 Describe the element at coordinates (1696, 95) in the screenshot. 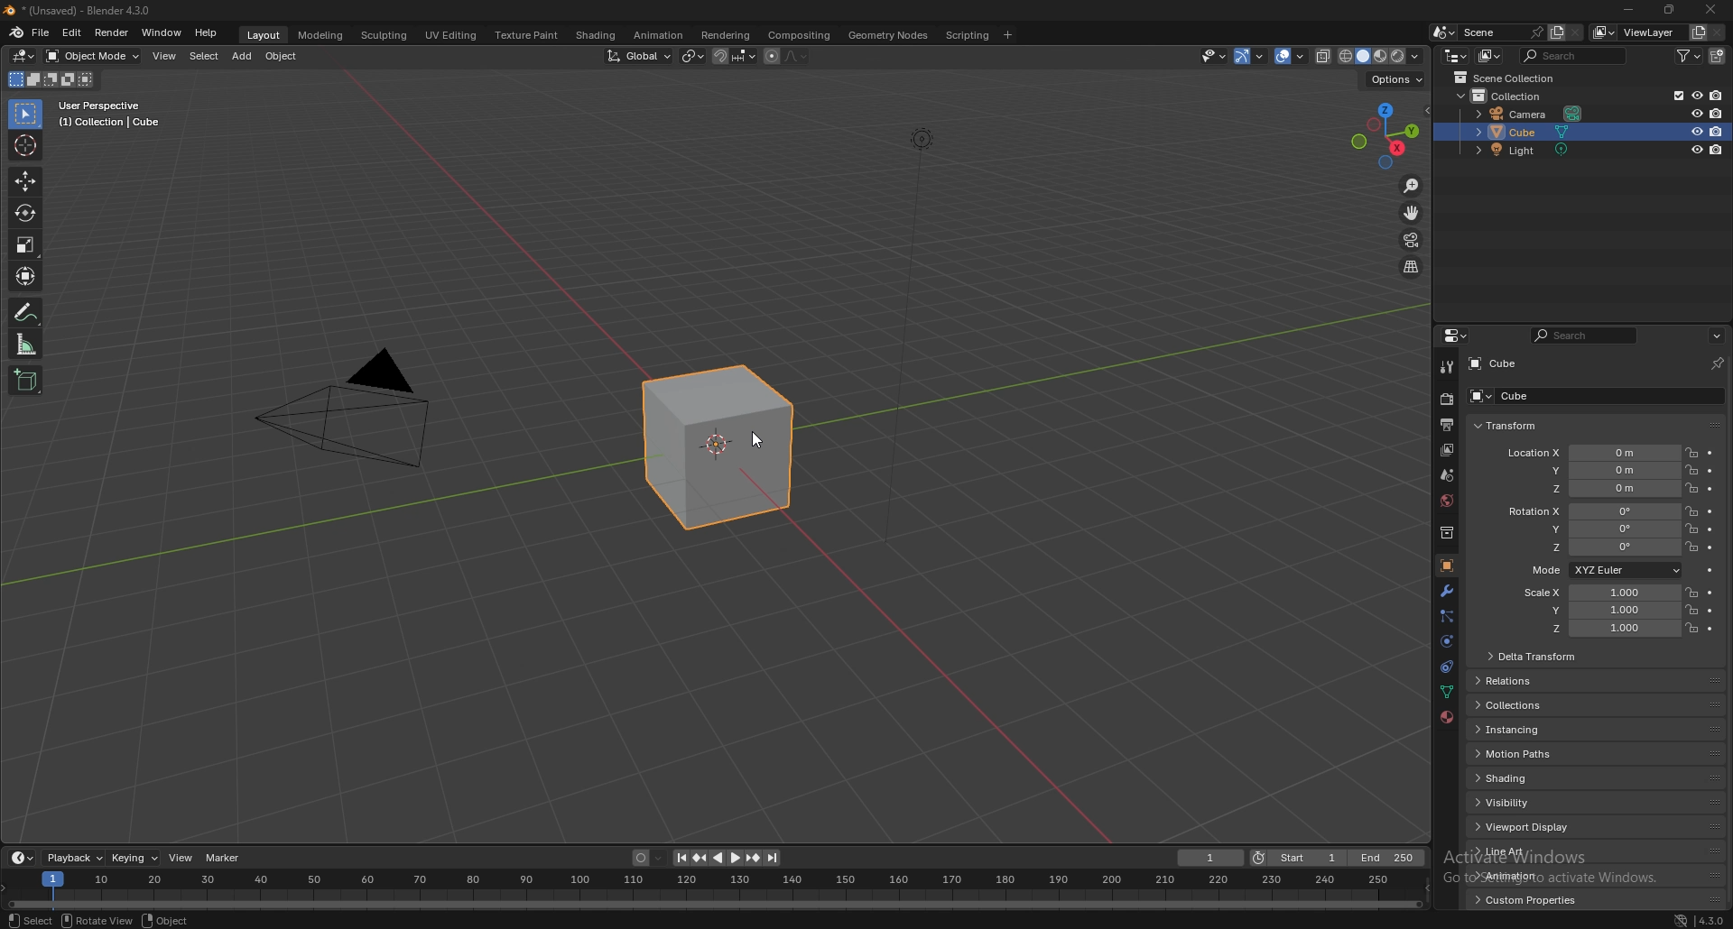

I see `hide in viewport` at that location.